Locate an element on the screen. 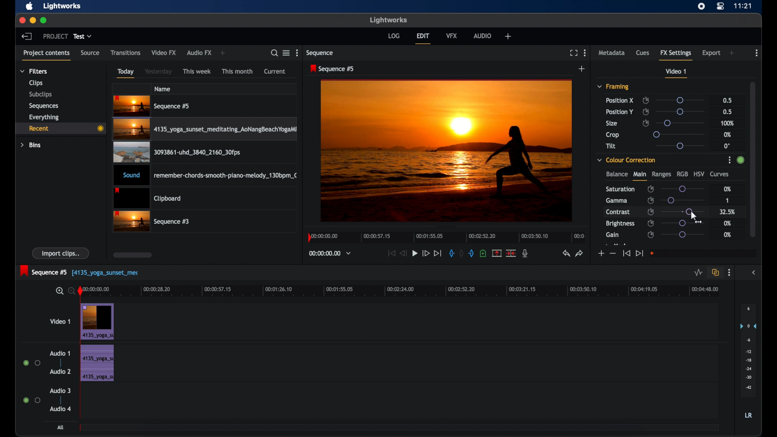  sequence is located at coordinates (333, 69).